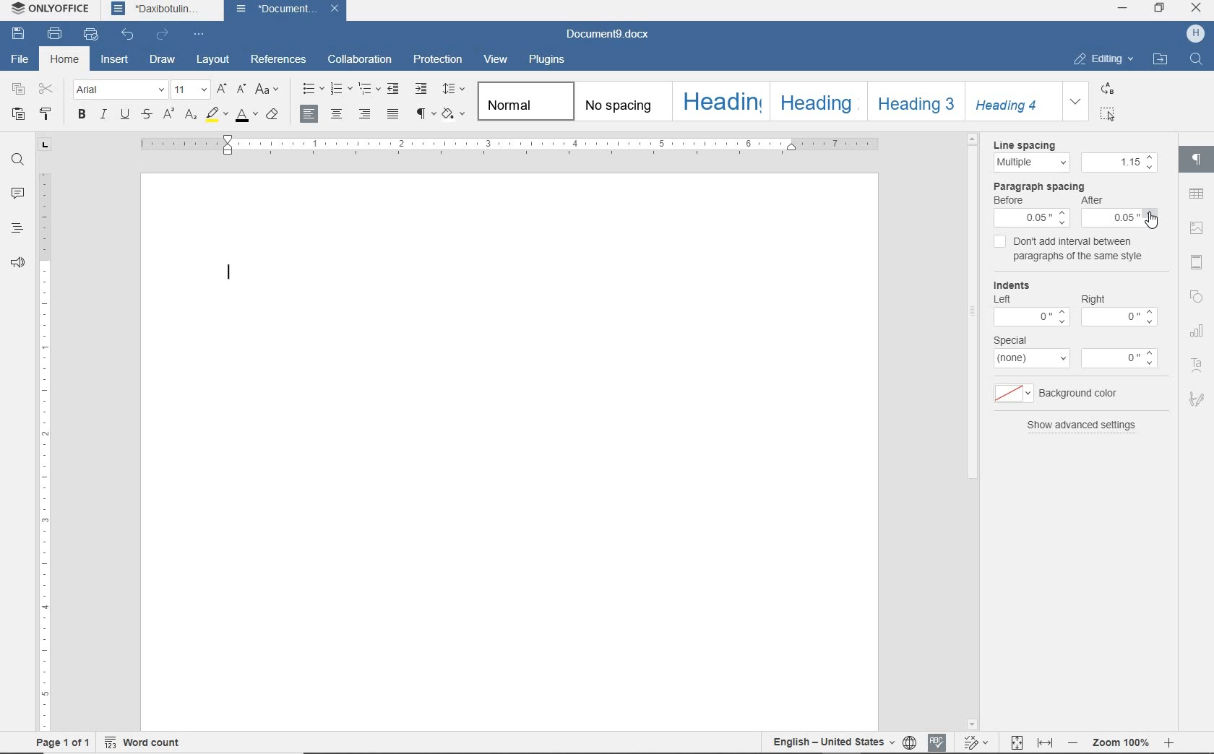 Image resolution: width=1214 pixels, height=754 pixels. Describe the element at coordinates (371, 90) in the screenshot. I see `multilevel list` at that location.